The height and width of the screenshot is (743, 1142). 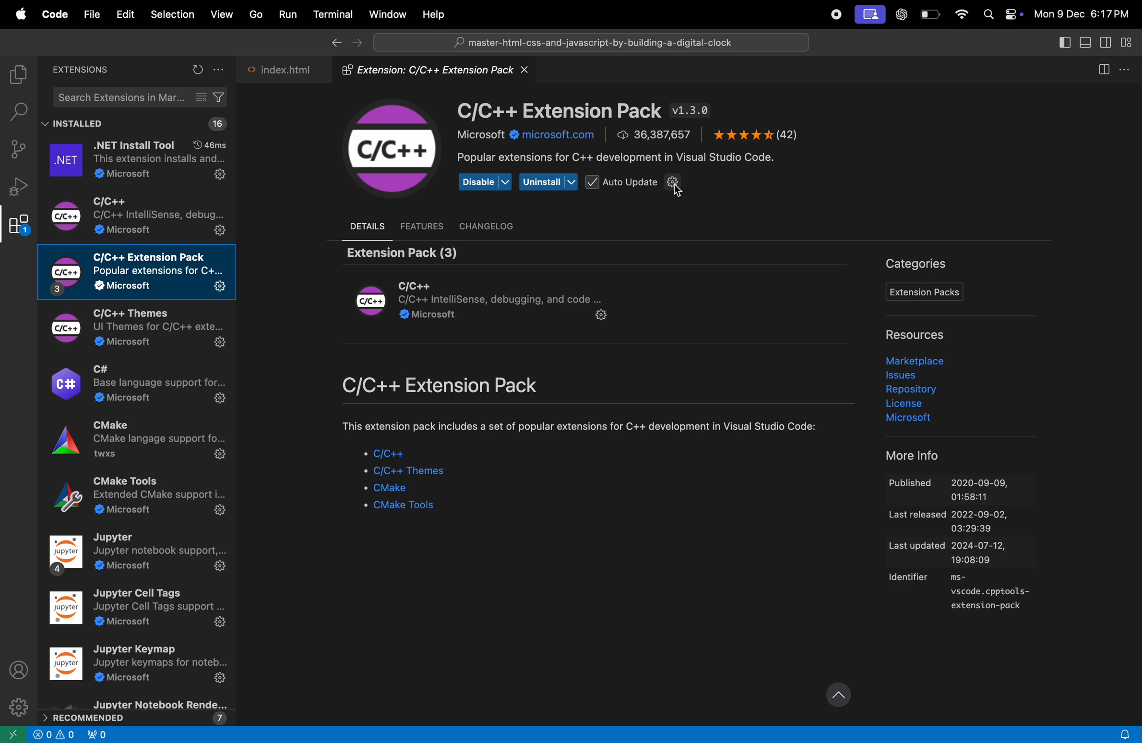 I want to click on C make extensions, so click(x=137, y=445).